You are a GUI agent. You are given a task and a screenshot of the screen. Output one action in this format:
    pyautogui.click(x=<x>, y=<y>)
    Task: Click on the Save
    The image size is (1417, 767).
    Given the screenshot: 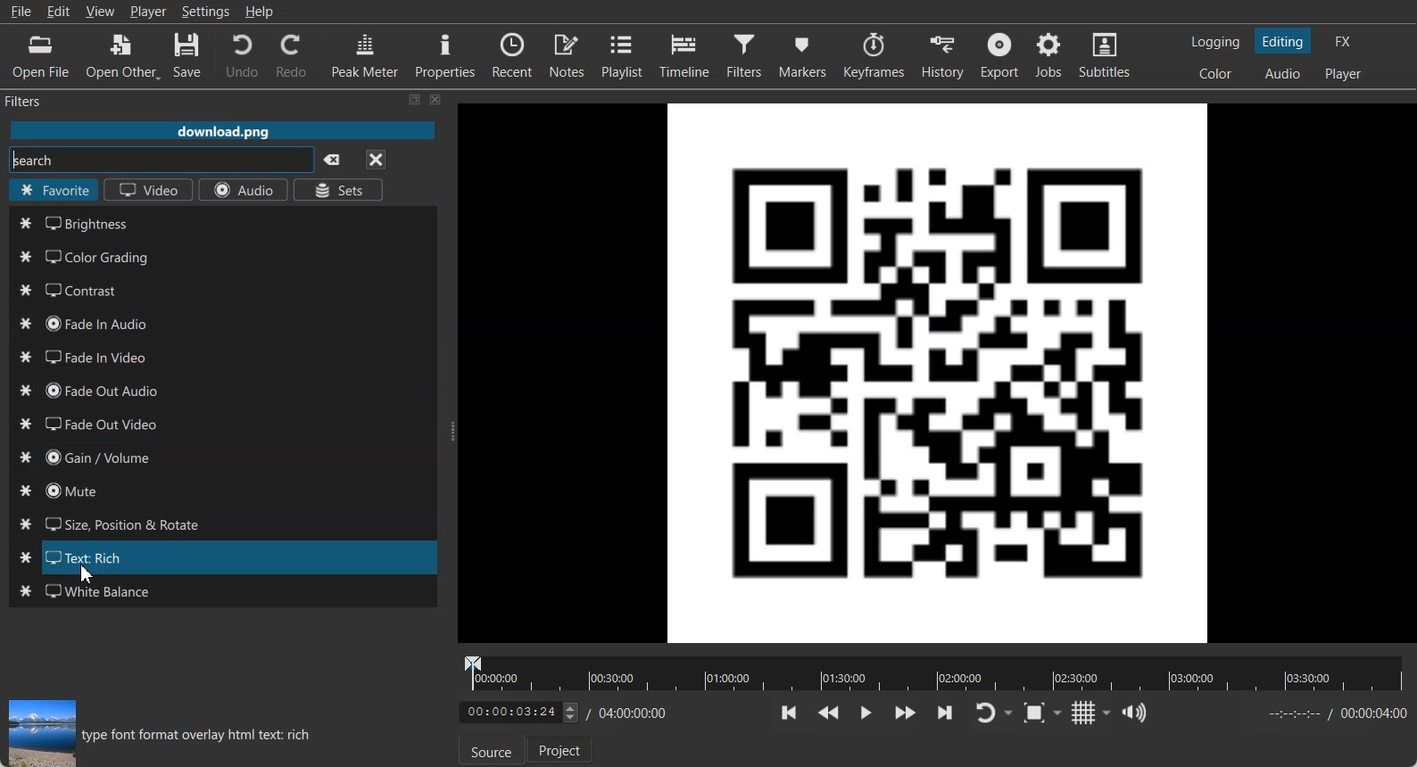 What is the action you would take?
    pyautogui.click(x=187, y=56)
    